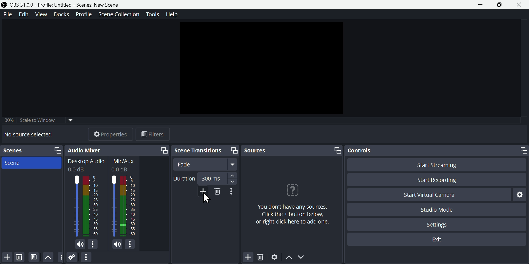  Describe the element at coordinates (211, 177) in the screenshot. I see `30MS` at that location.